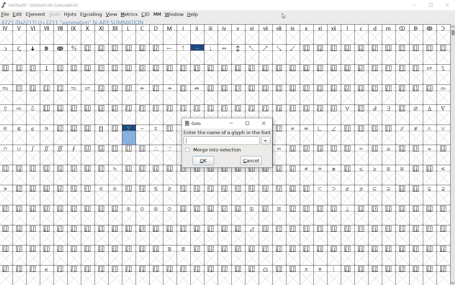 Image resolution: width=455 pixels, height=285 pixels. I want to click on , so click(361, 128).